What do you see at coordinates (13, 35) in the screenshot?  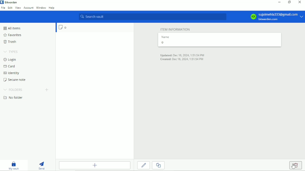 I see `Favorites` at bounding box center [13, 35].